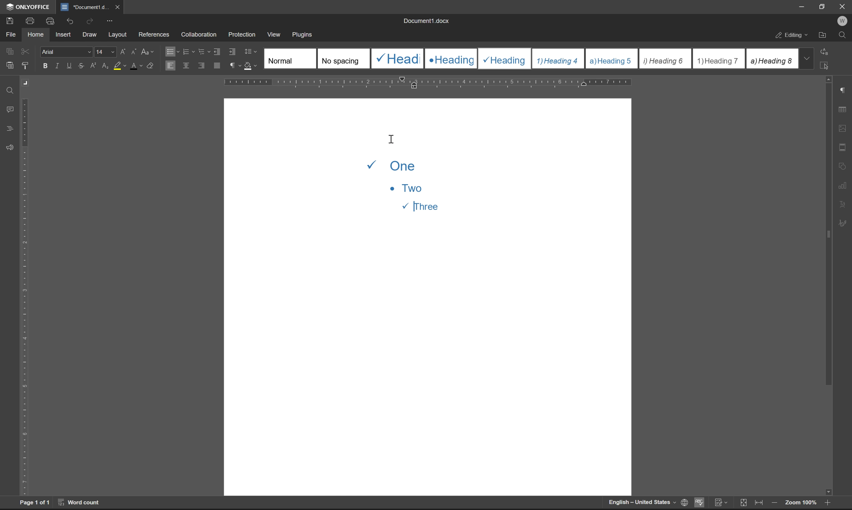 This screenshot has height=510, width=852. Describe the element at coordinates (842, 147) in the screenshot. I see `header & footer settings` at that location.